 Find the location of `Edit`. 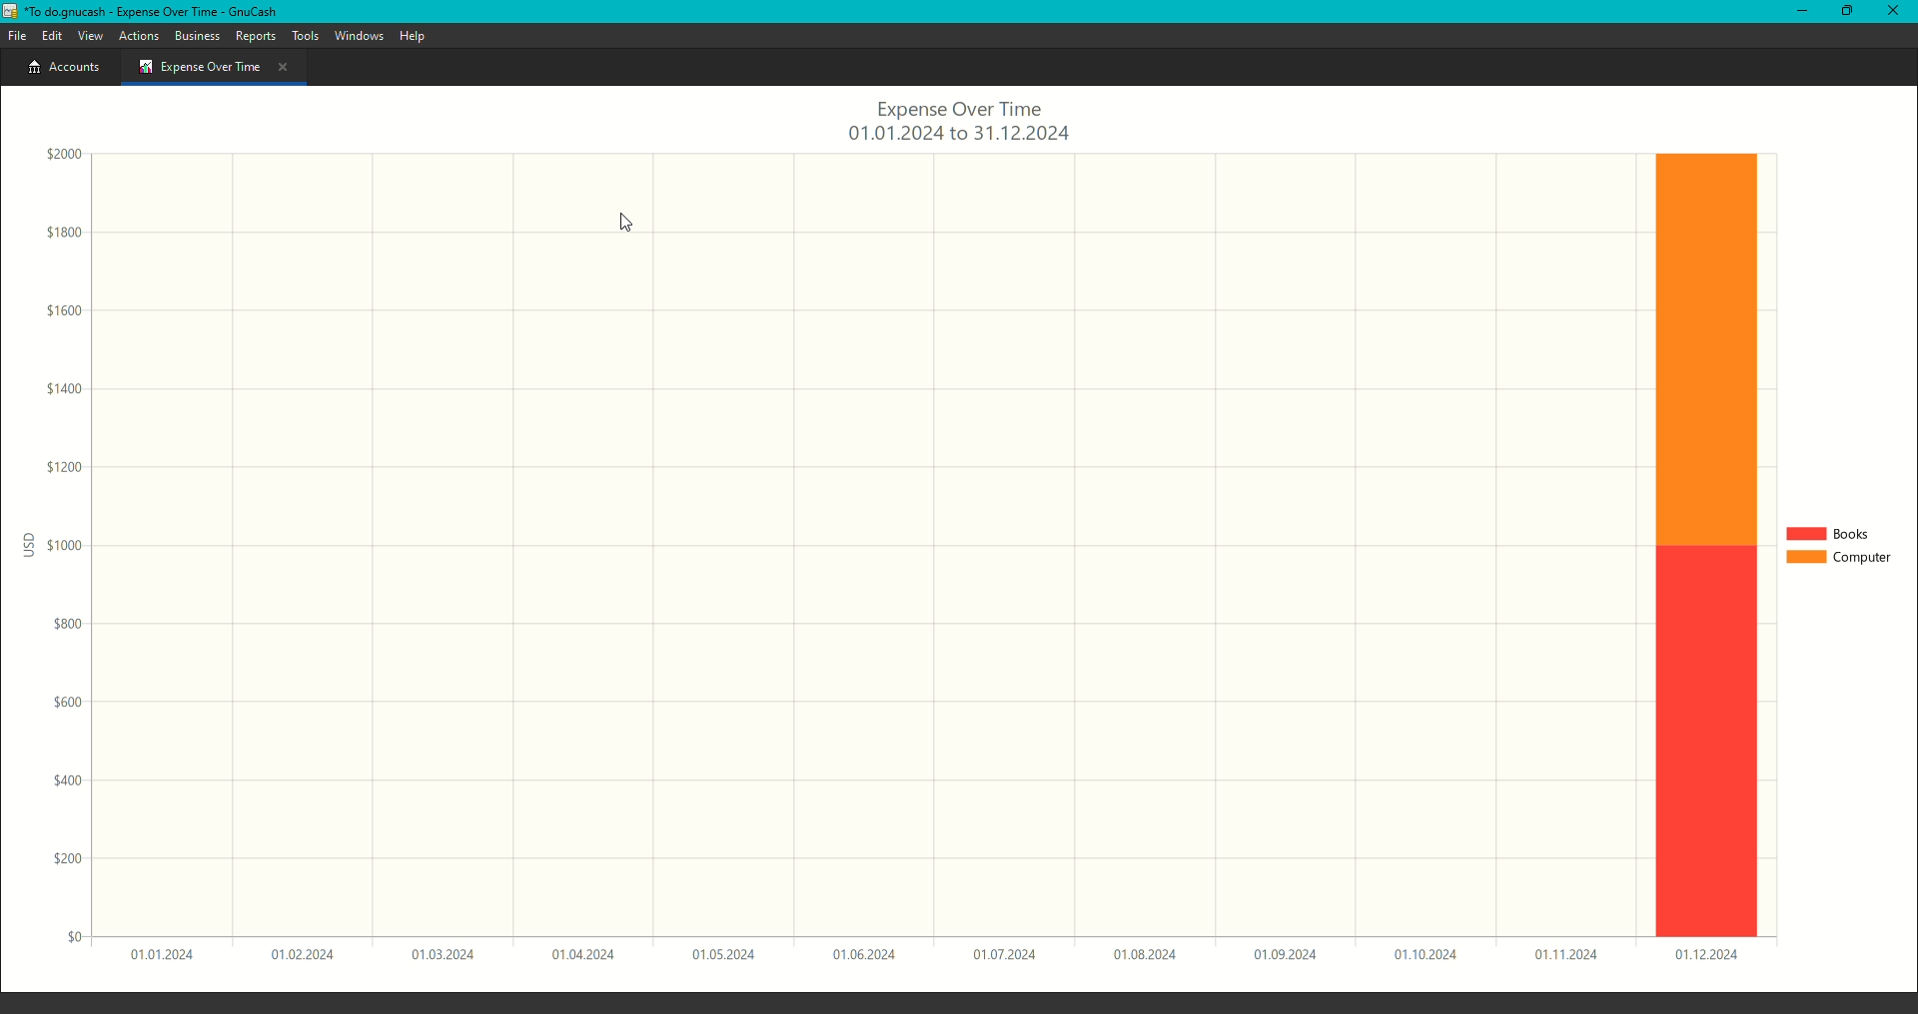

Edit is located at coordinates (50, 34).